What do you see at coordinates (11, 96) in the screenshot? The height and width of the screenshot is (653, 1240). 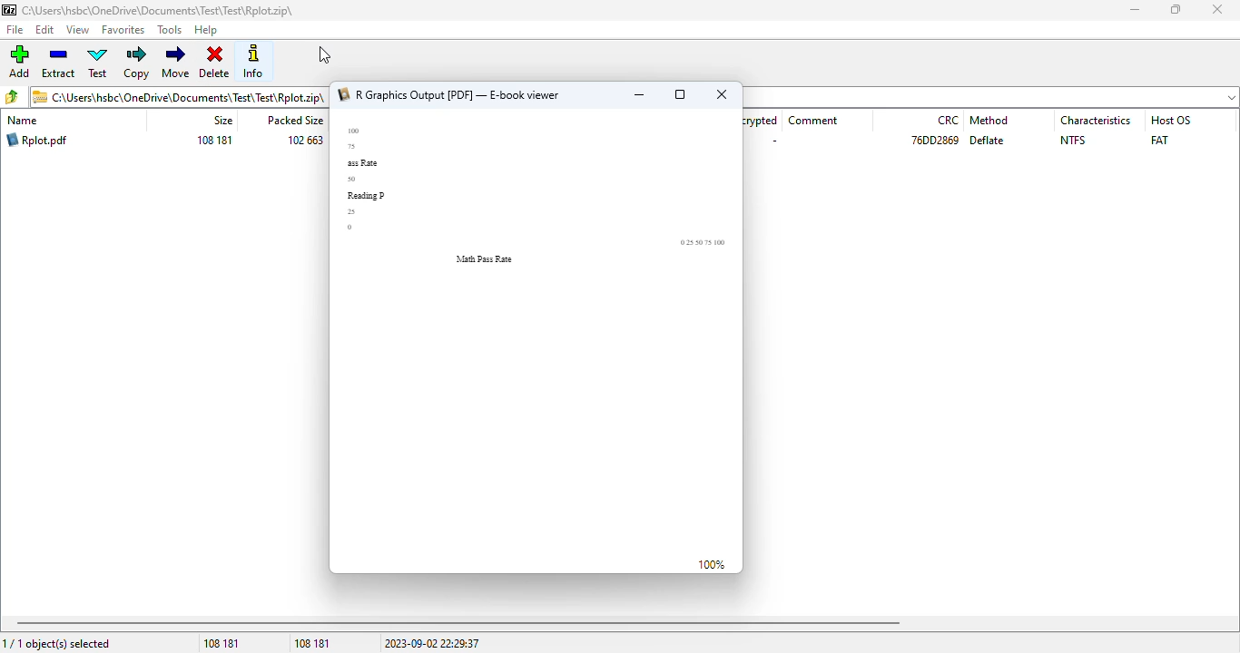 I see `browse folders` at bounding box center [11, 96].